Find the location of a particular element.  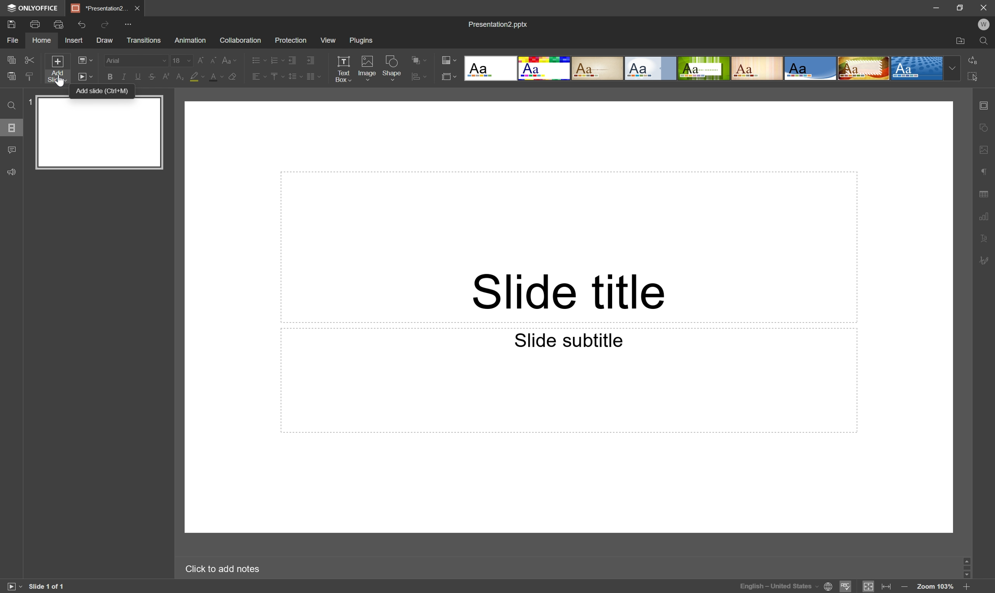

Select slide layout is located at coordinates (450, 76).